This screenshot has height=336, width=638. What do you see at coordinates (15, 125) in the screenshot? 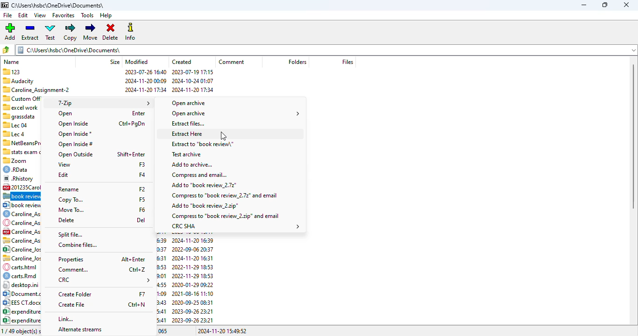
I see `Lec 04` at bounding box center [15, 125].